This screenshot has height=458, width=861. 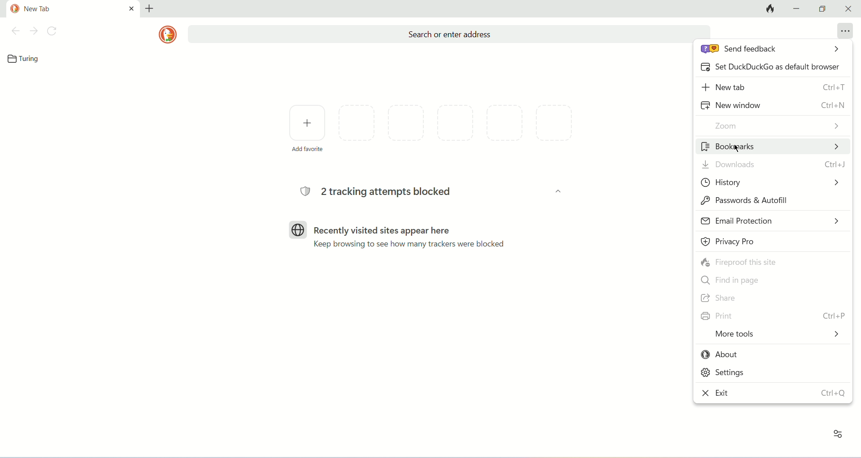 What do you see at coordinates (775, 354) in the screenshot?
I see `about` at bounding box center [775, 354].